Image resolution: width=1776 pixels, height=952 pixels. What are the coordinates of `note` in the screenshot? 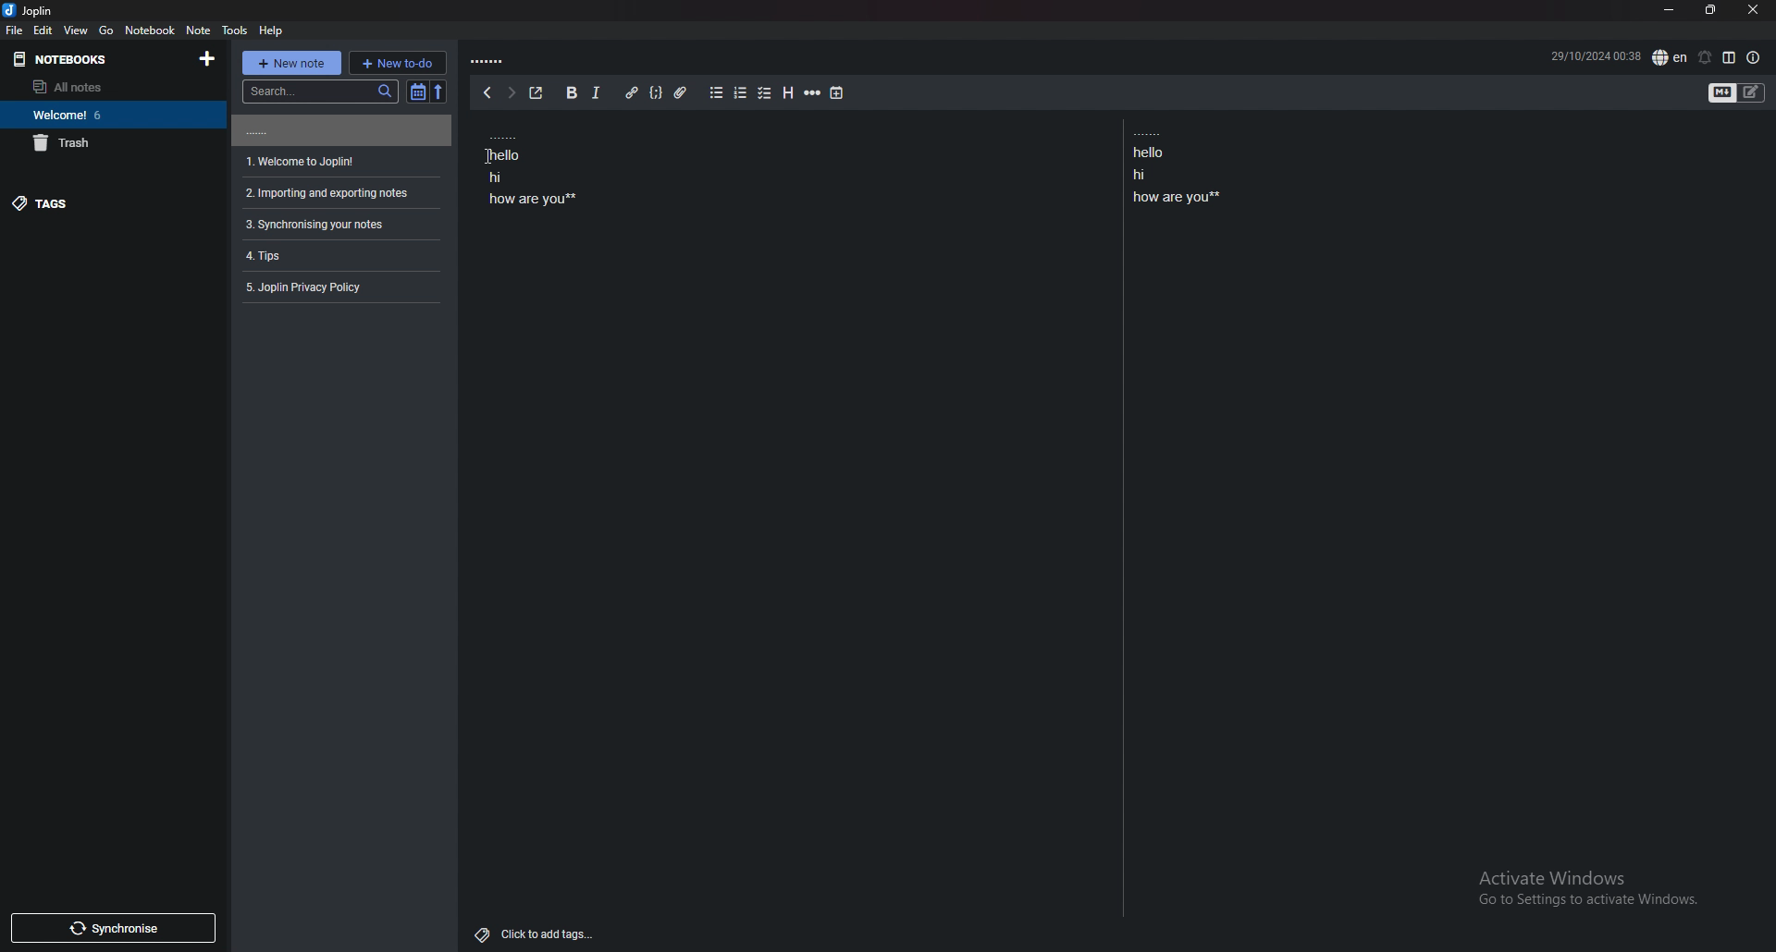 It's located at (339, 194).